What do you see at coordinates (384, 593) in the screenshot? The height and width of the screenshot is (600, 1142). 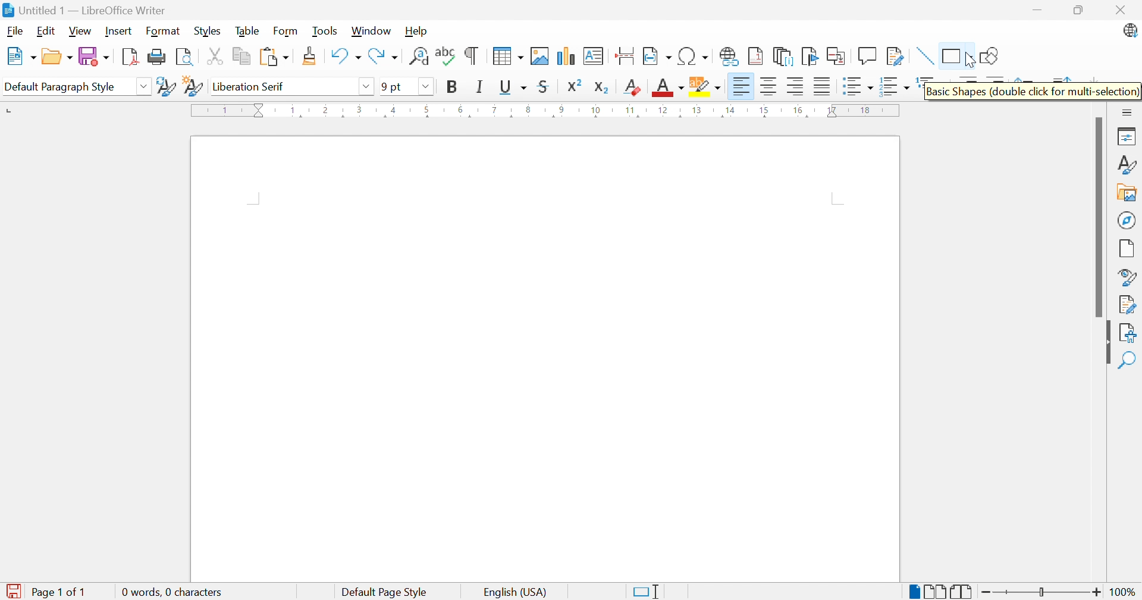 I see `Default Page Style` at bounding box center [384, 593].